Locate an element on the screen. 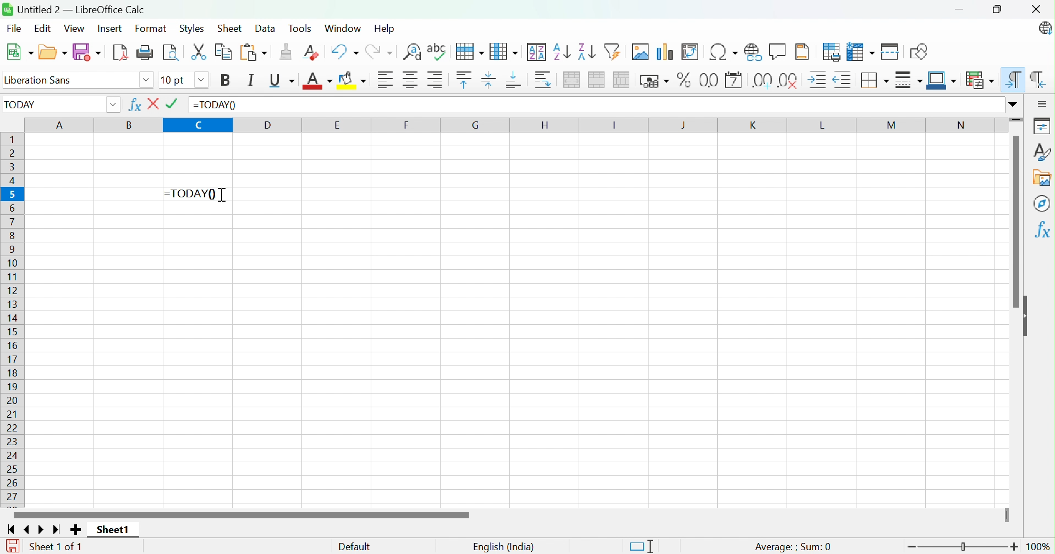 This screenshot has height=554, width=1055. Functions is located at coordinates (1042, 231).